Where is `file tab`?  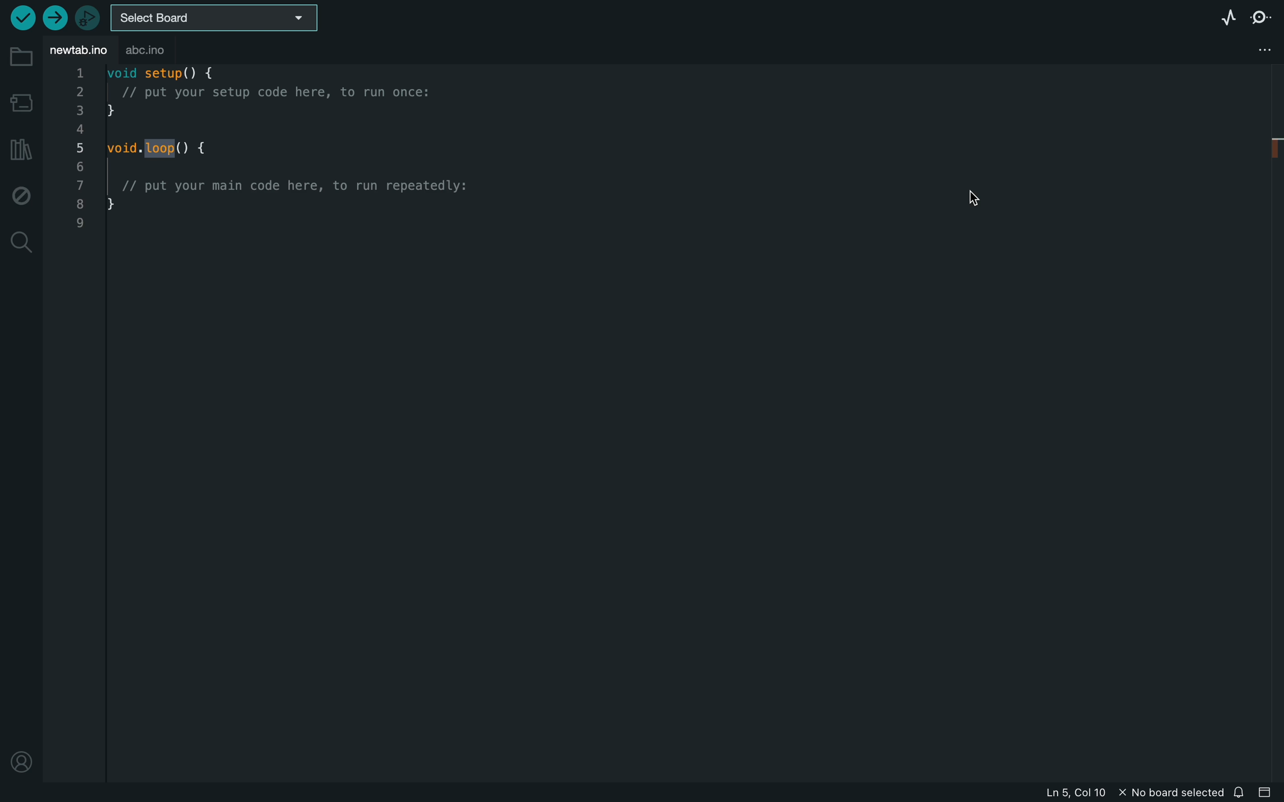
file tab is located at coordinates (79, 50).